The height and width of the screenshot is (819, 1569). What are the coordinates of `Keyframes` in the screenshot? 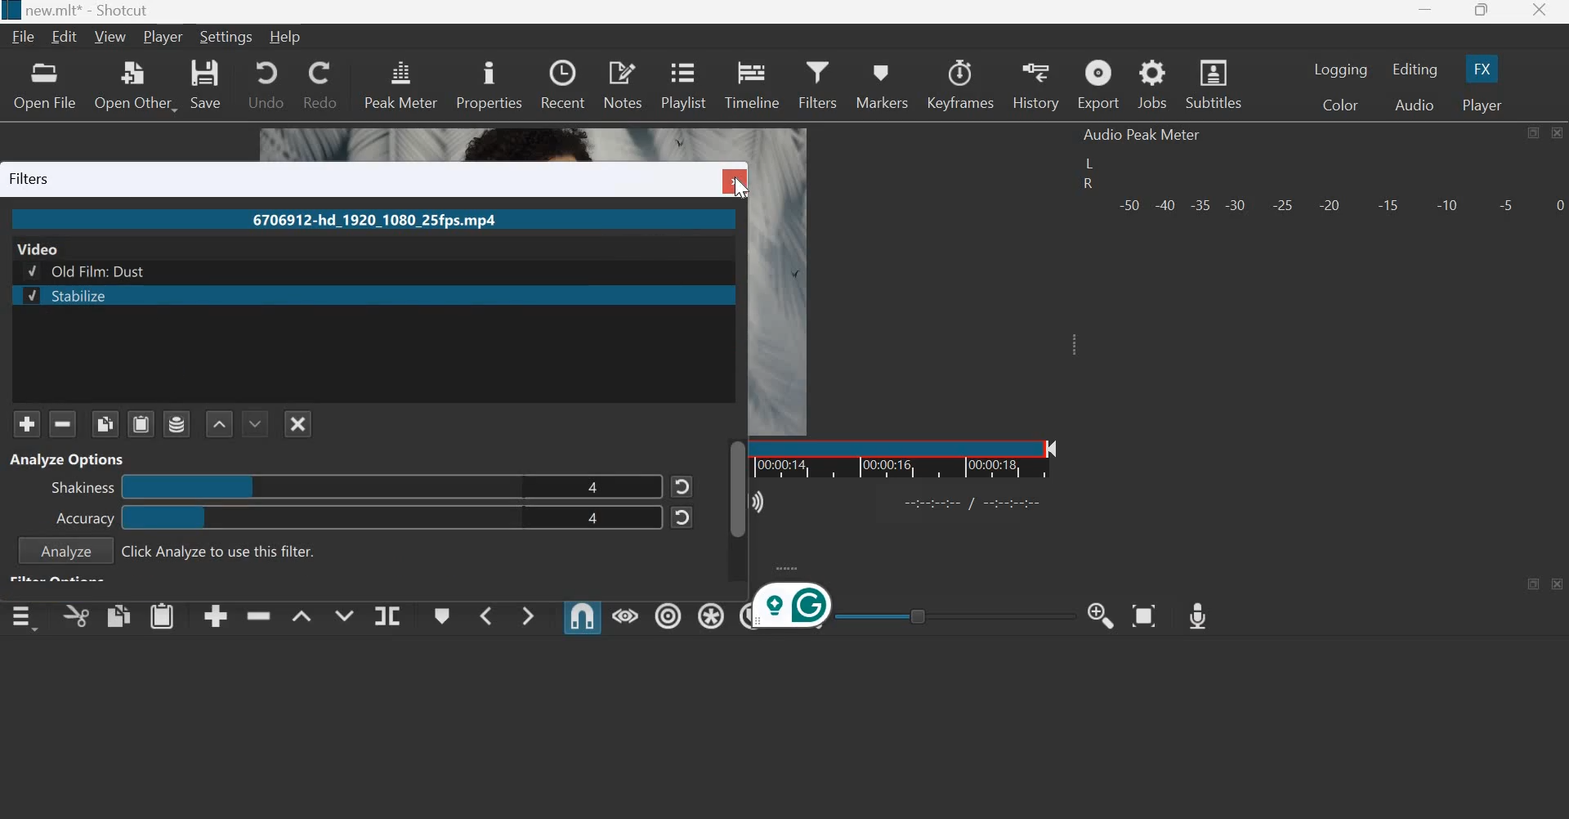 It's located at (962, 84).